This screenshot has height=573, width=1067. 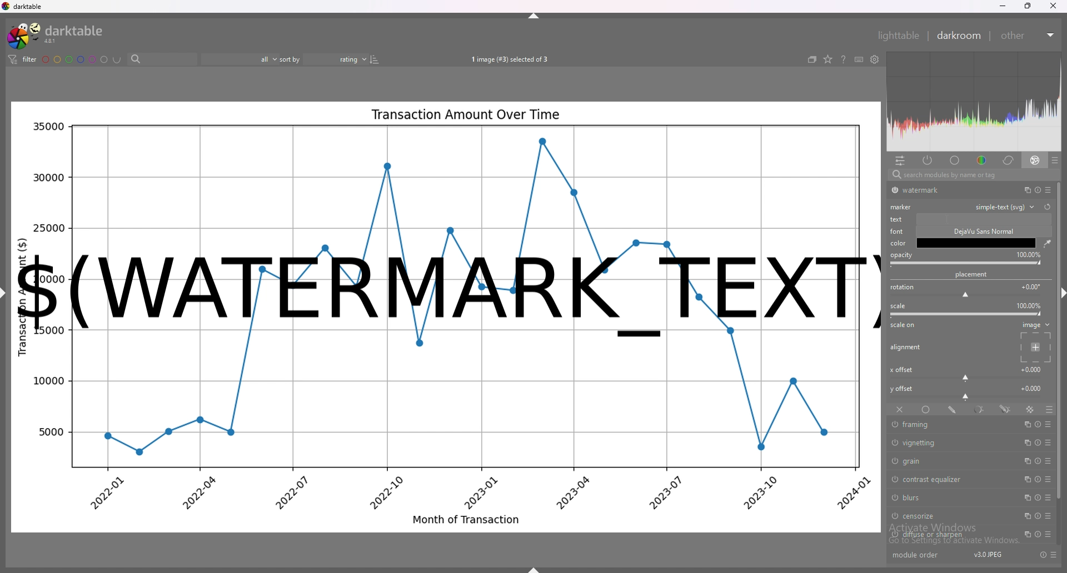 What do you see at coordinates (844, 60) in the screenshot?
I see `help` at bounding box center [844, 60].